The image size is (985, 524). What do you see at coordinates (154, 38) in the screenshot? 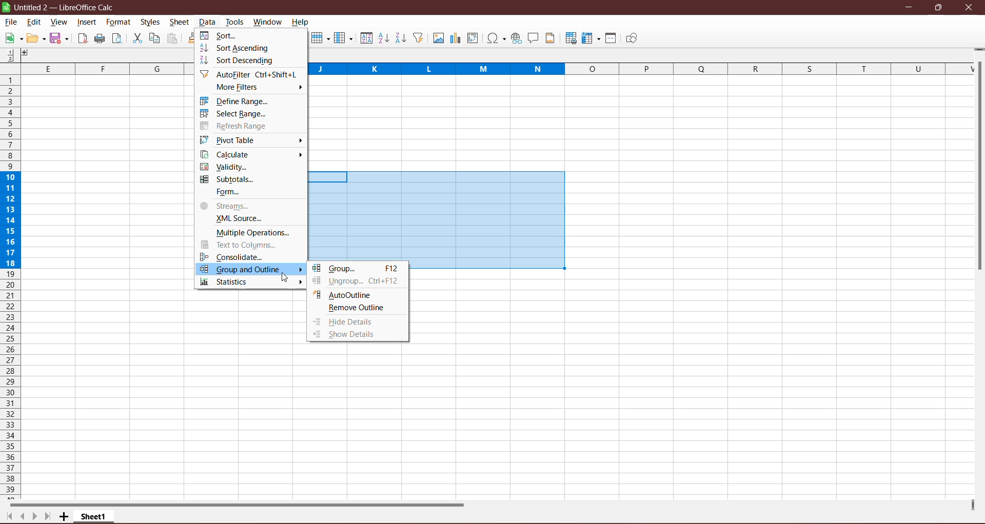
I see `Copy` at bounding box center [154, 38].